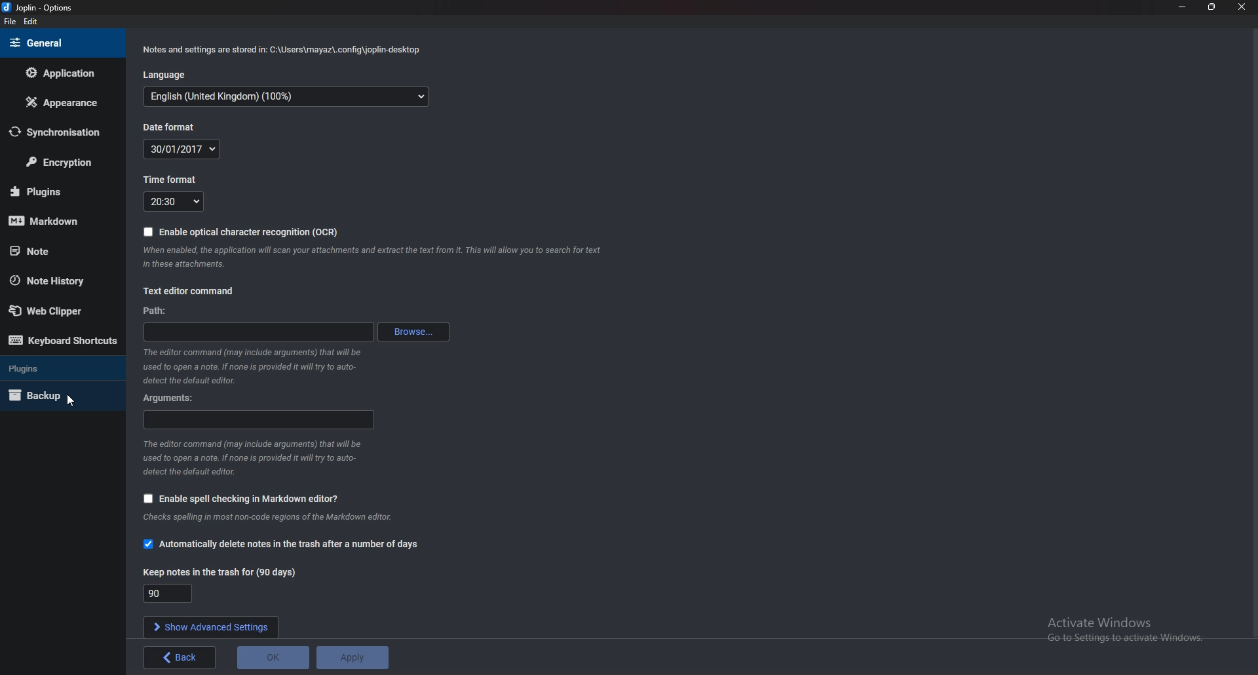 This screenshot has height=675, width=1258. Describe the element at coordinates (284, 518) in the screenshot. I see `Info` at that location.